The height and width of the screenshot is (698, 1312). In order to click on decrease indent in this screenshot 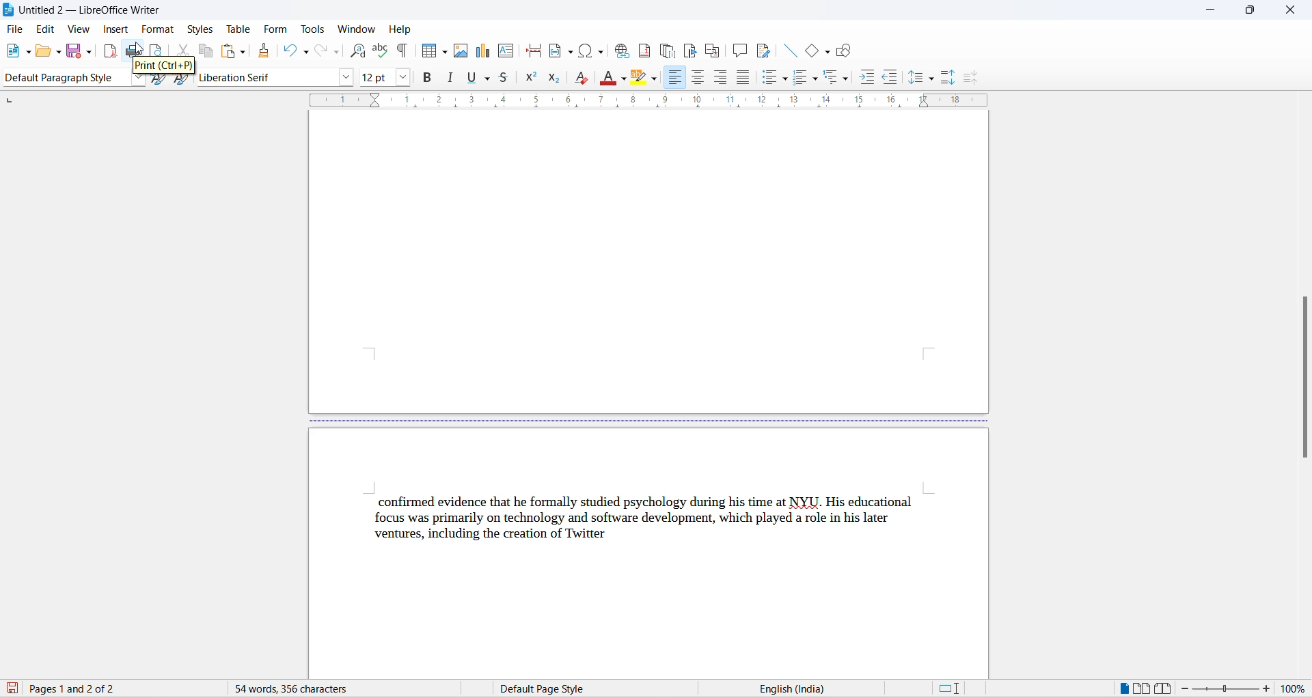, I will do `click(891, 79)`.